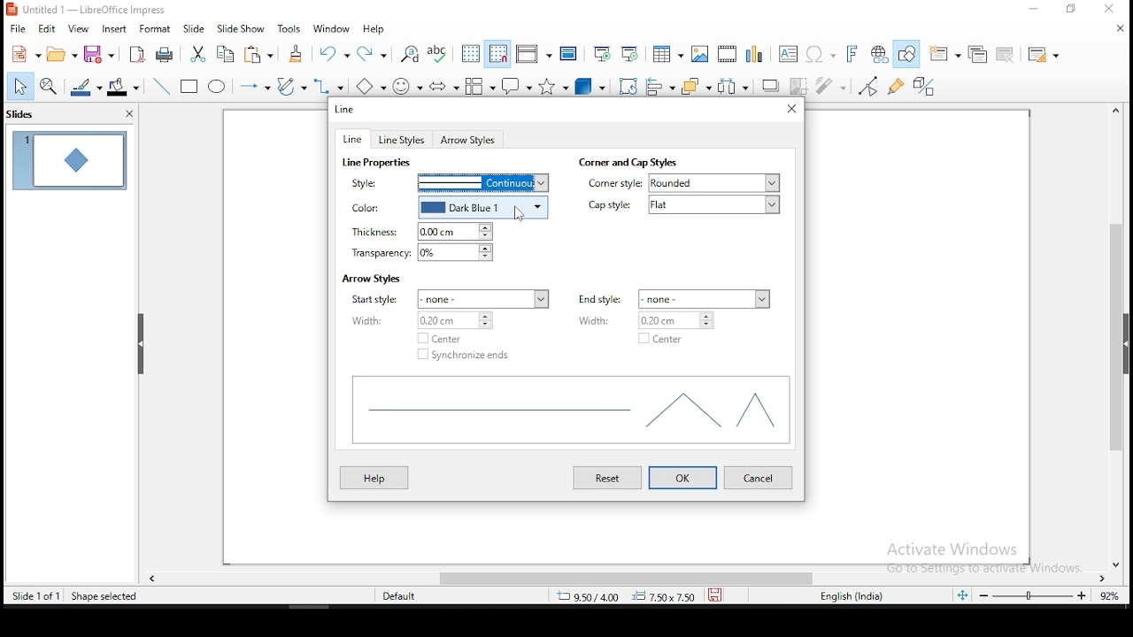 This screenshot has width=1133, height=637. What do you see at coordinates (261, 56) in the screenshot?
I see `paste` at bounding box center [261, 56].